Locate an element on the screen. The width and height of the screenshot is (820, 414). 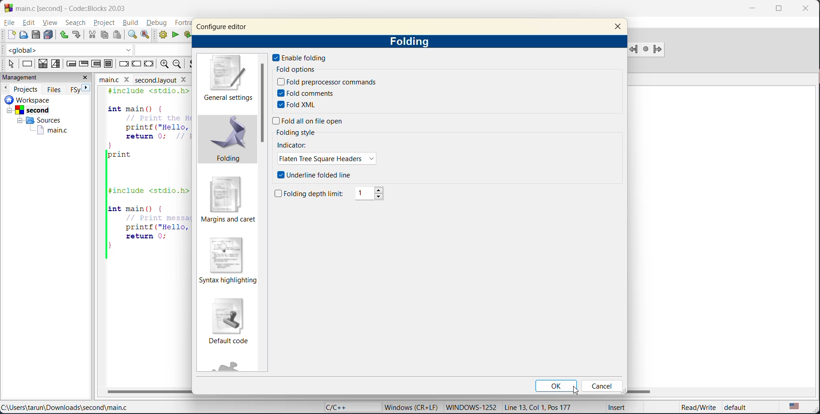
redo is located at coordinates (78, 36).